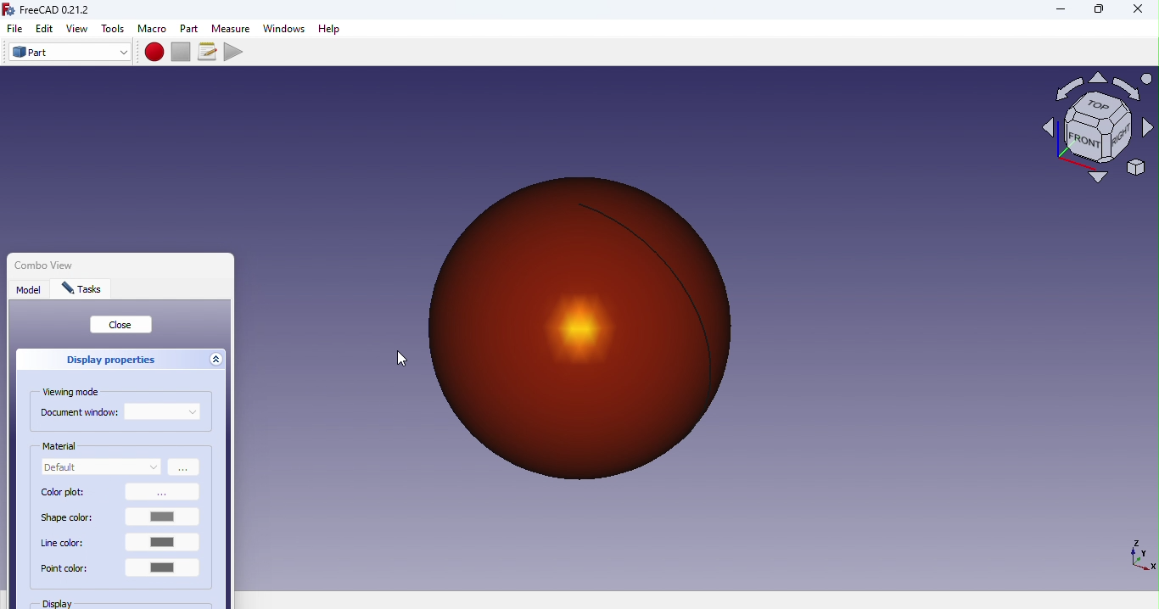 Image resolution: width=1159 pixels, height=609 pixels. I want to click on Help, so click(333, 29).